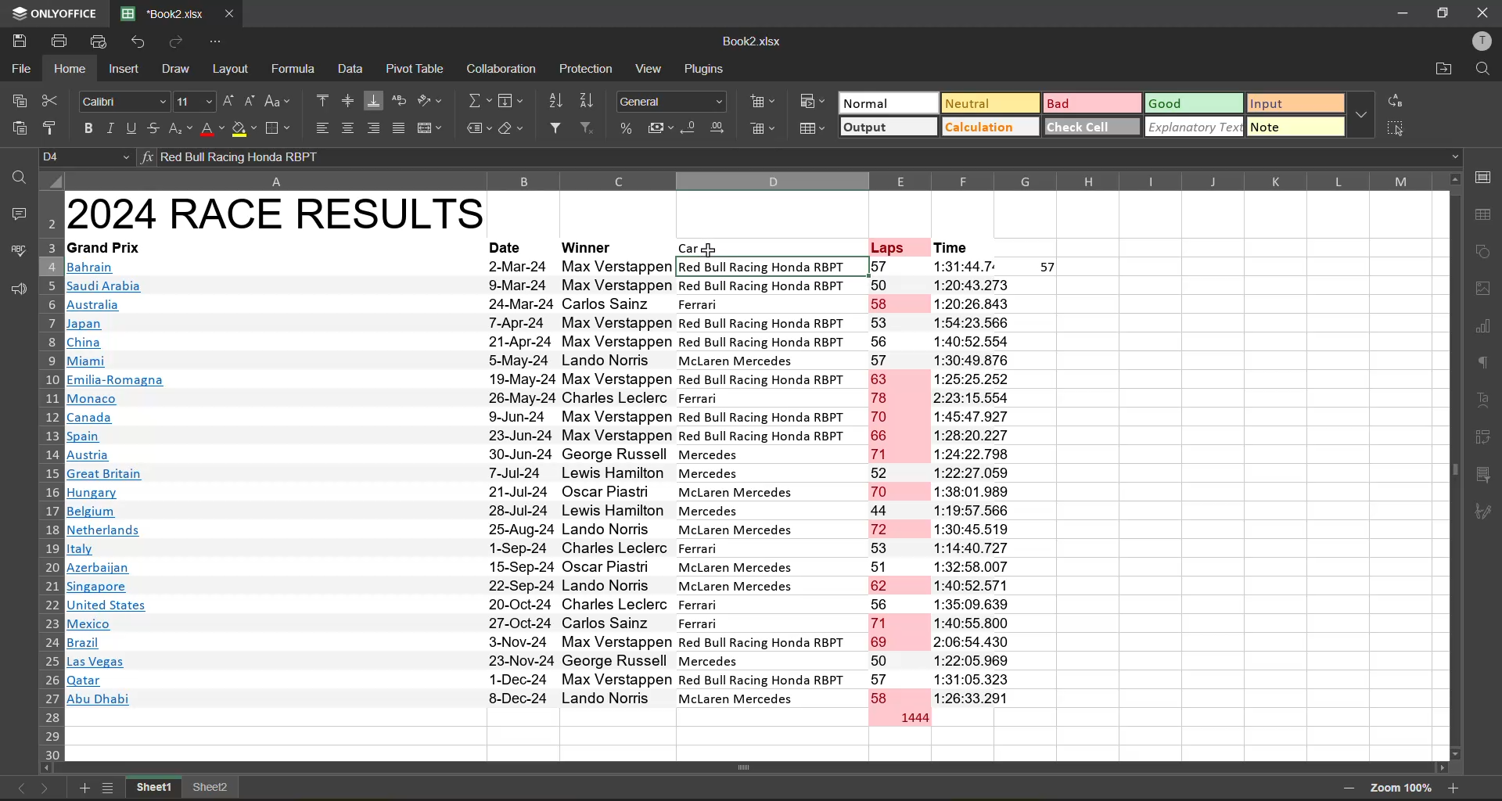  Describe the element at coordinates (765, 133) in the screenshot. I see `remove cells` at that location.